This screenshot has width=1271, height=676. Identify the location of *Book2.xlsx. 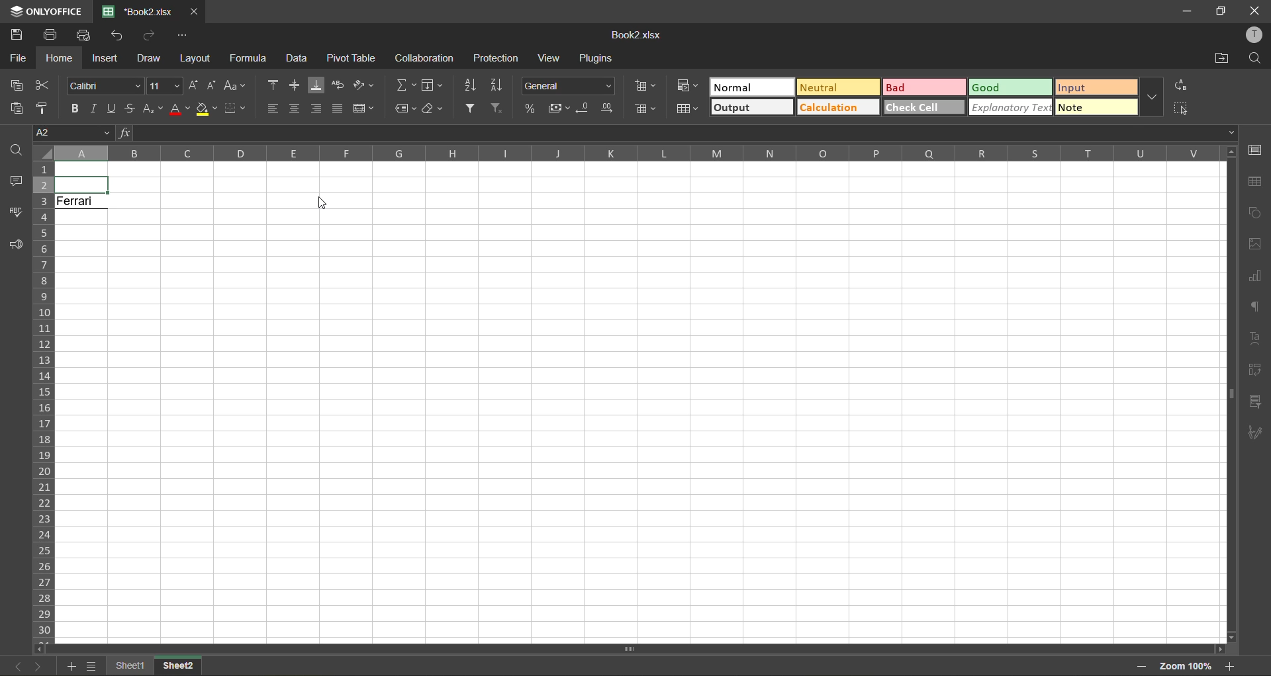
(137, 11).